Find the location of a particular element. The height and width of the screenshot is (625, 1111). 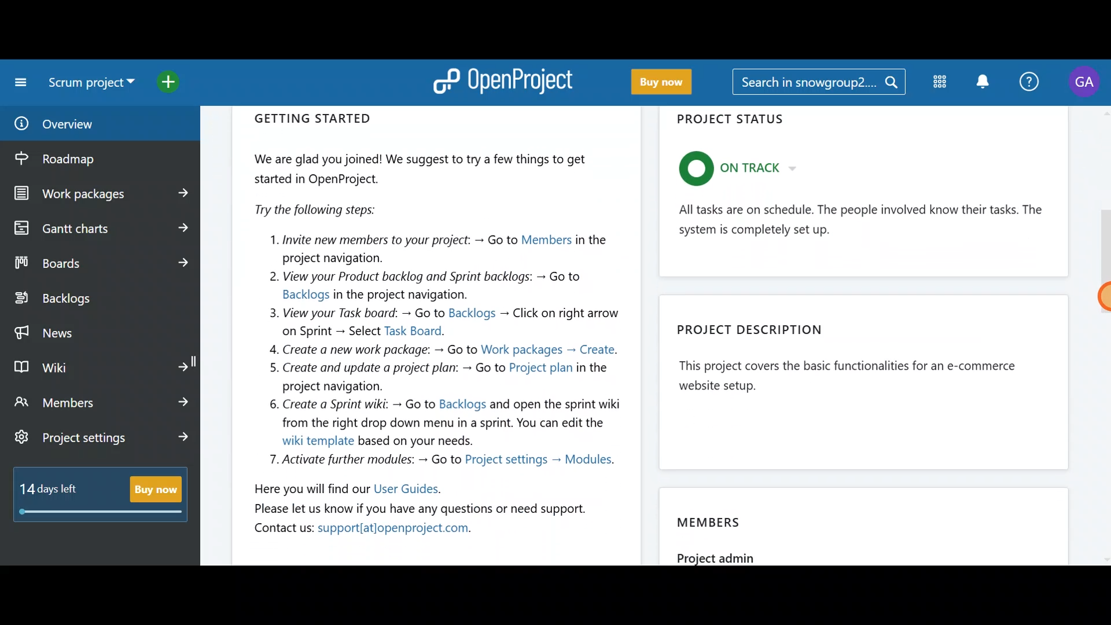

Roadmap is located at coordinates (80, 159).